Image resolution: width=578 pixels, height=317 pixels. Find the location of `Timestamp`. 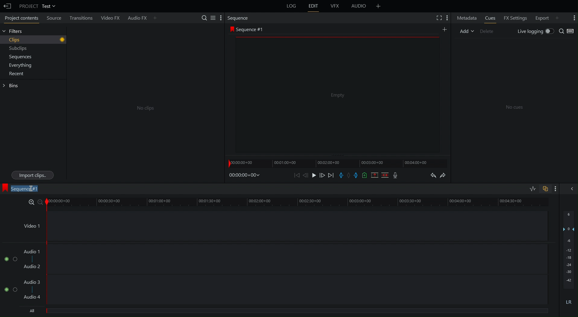

Timestamp is located at coordinates (244, 176).